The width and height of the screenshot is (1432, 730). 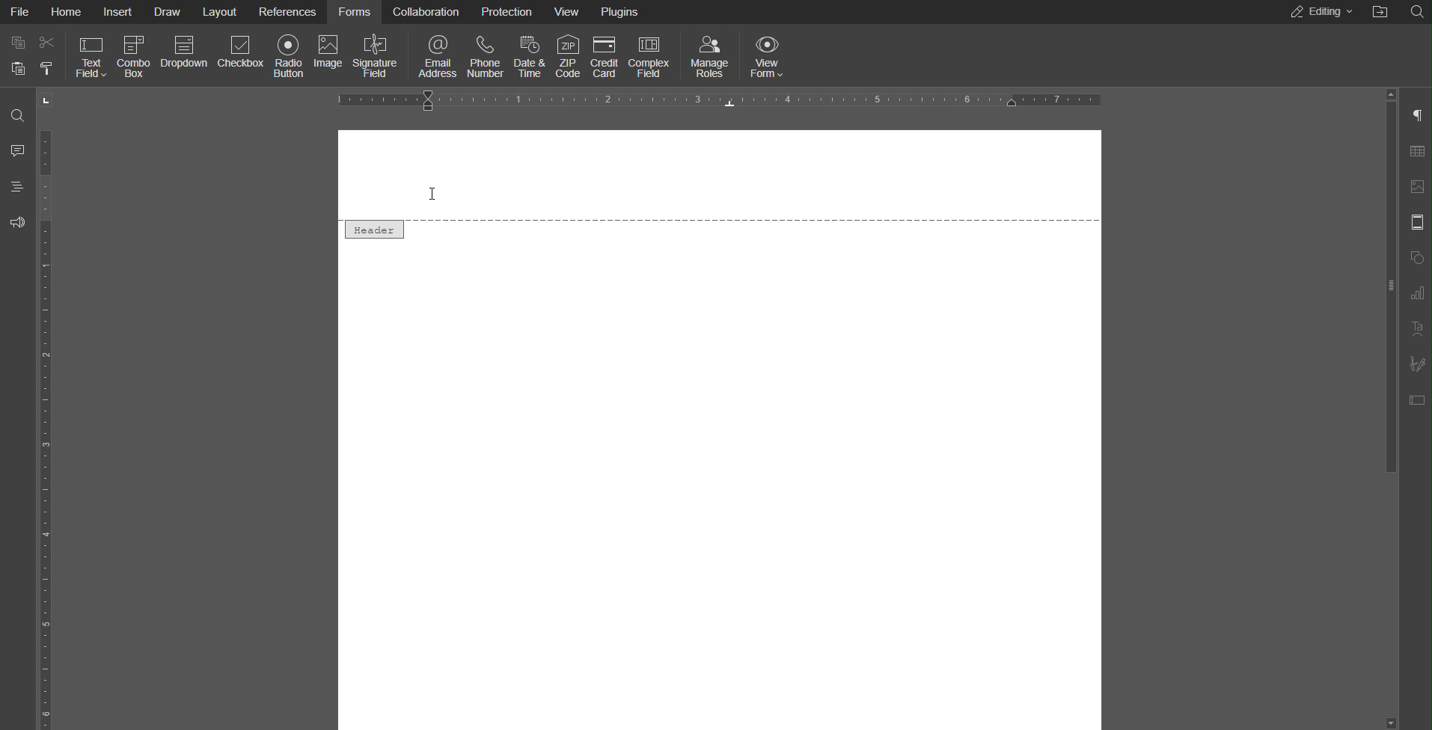 I want to click on Cut Copy Paste, so click(x=33, y=56).